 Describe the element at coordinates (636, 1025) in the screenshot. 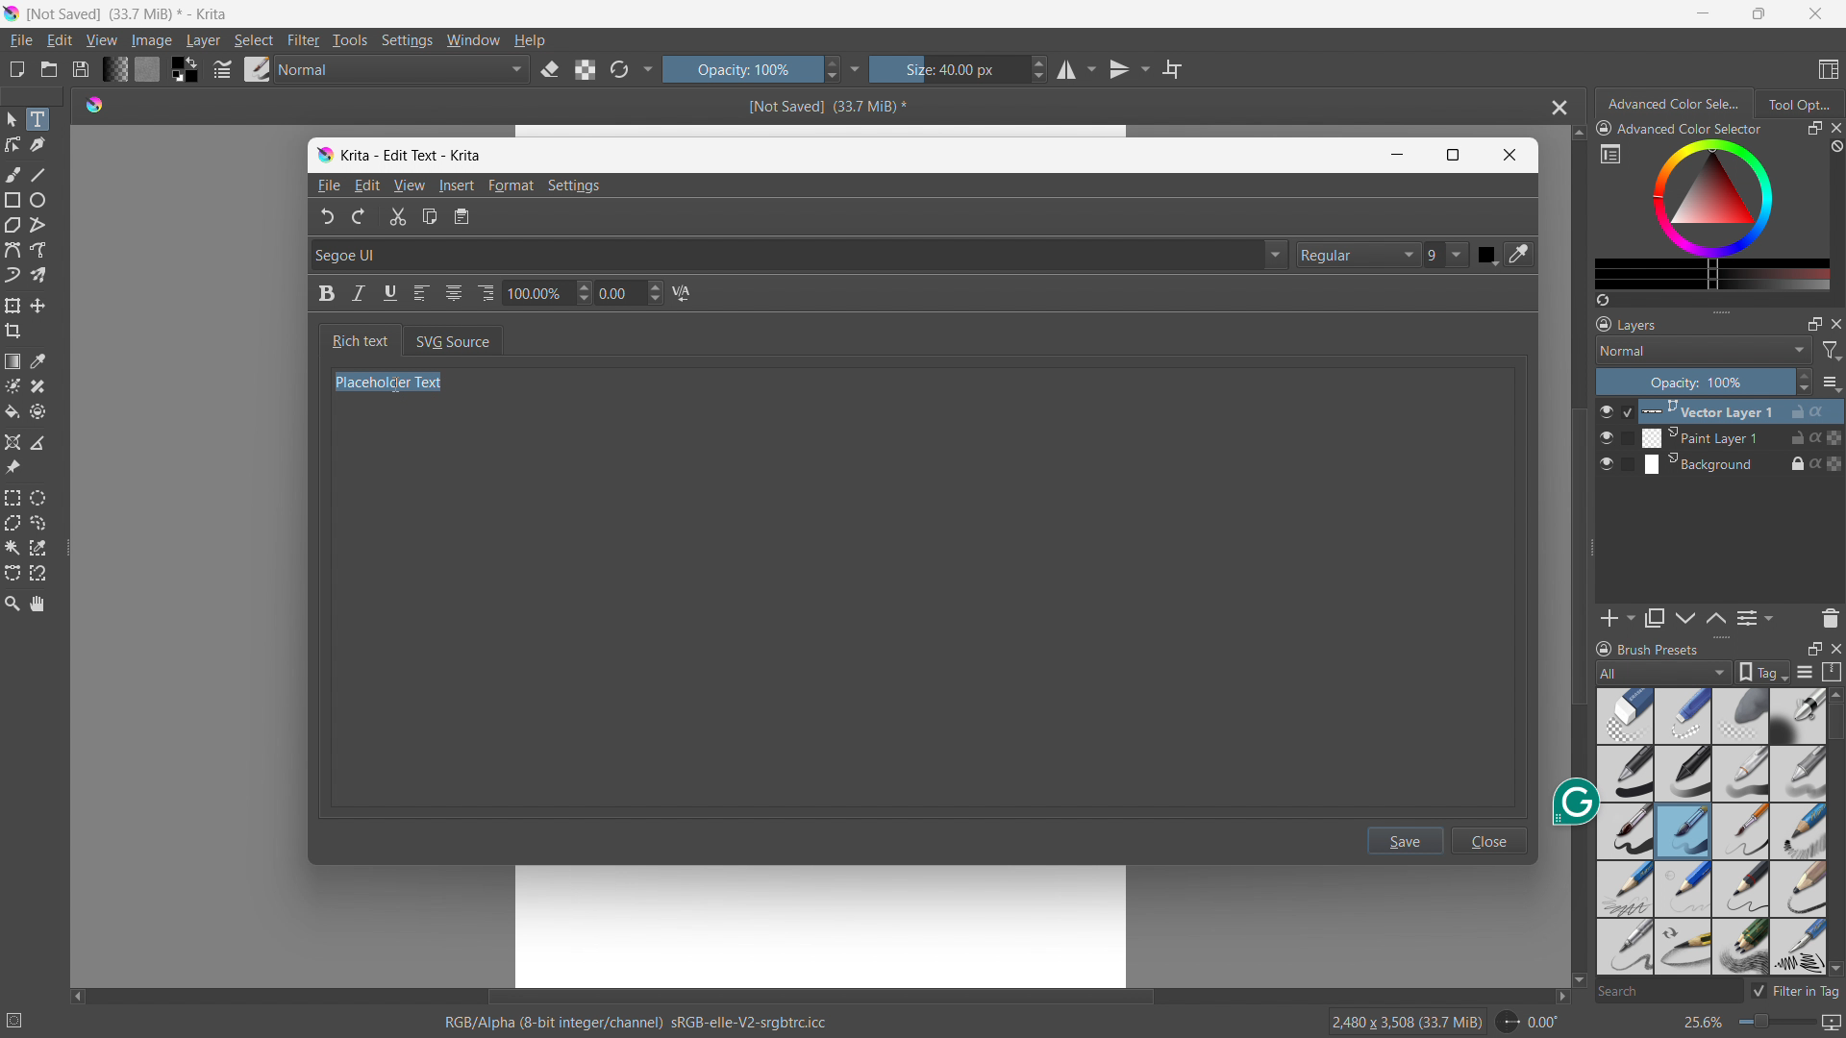

I see `RGB/ Alpha (8- bit integer/ channel)` at that location.